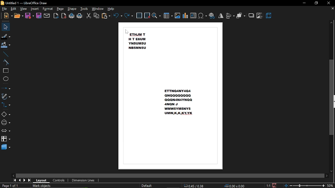  Describe the element at coordinates (6, 96) in the screenshot. I see `curves and polygons` at that location.